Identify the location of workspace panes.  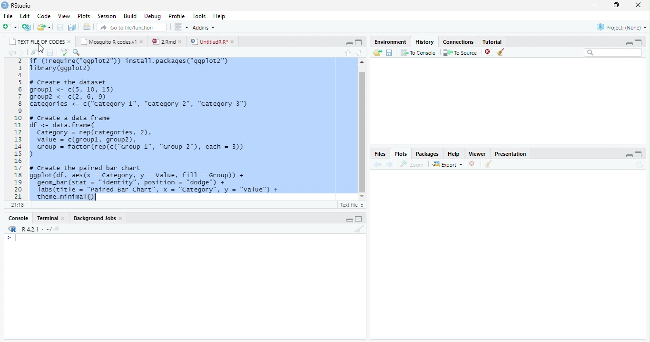
(180, 28).